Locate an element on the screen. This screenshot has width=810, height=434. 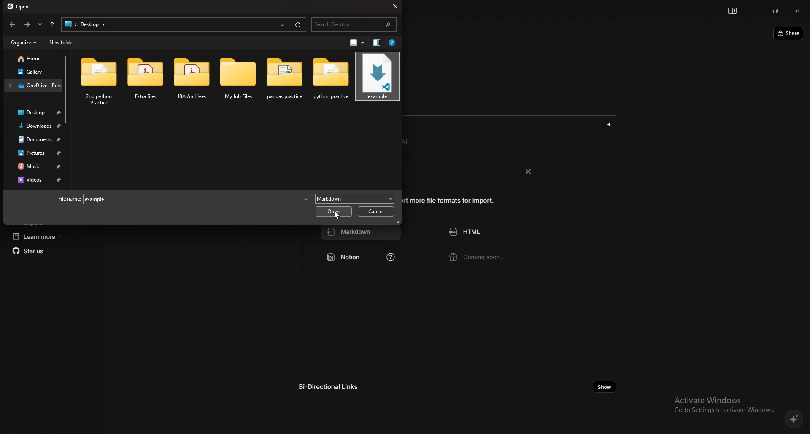
markdown is located at coordinates (362, 234).